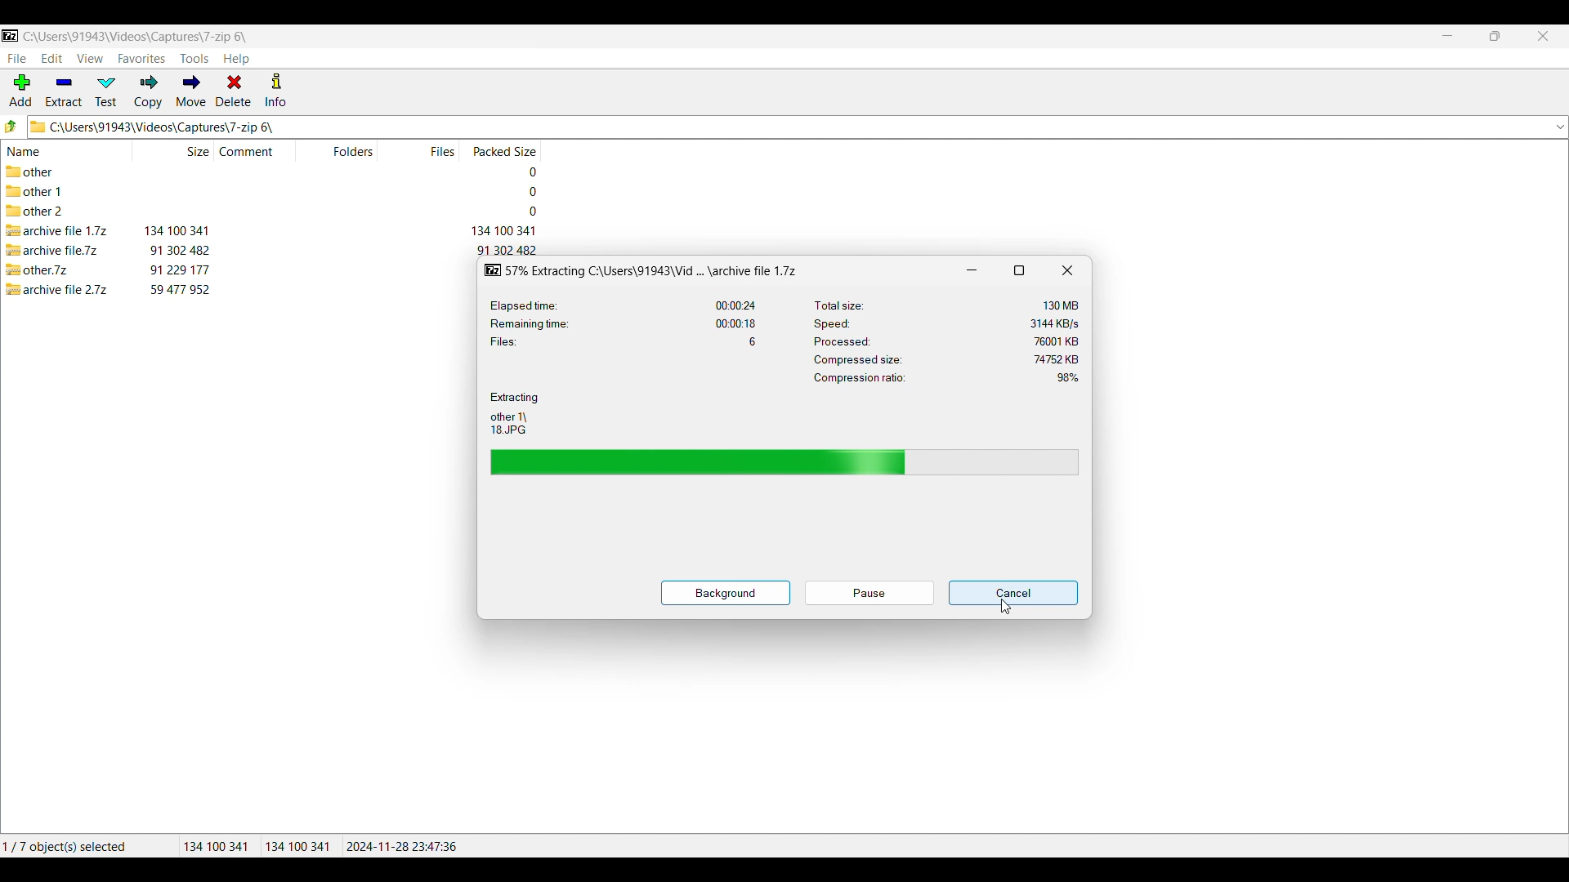  What do you see at coordinates (508, 423) in the screenshot?
I see `other 1\ 18 JPG` at bounding box center [508, 423].